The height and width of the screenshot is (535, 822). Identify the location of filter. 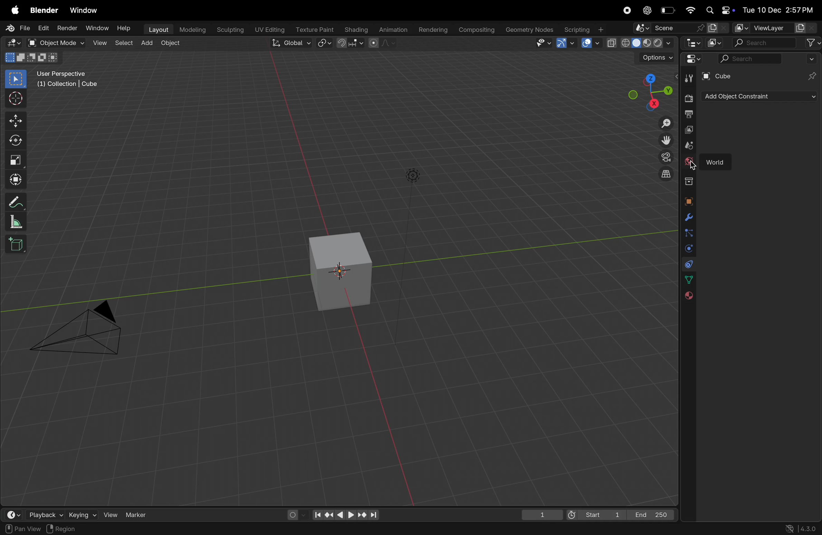
(811, 43).